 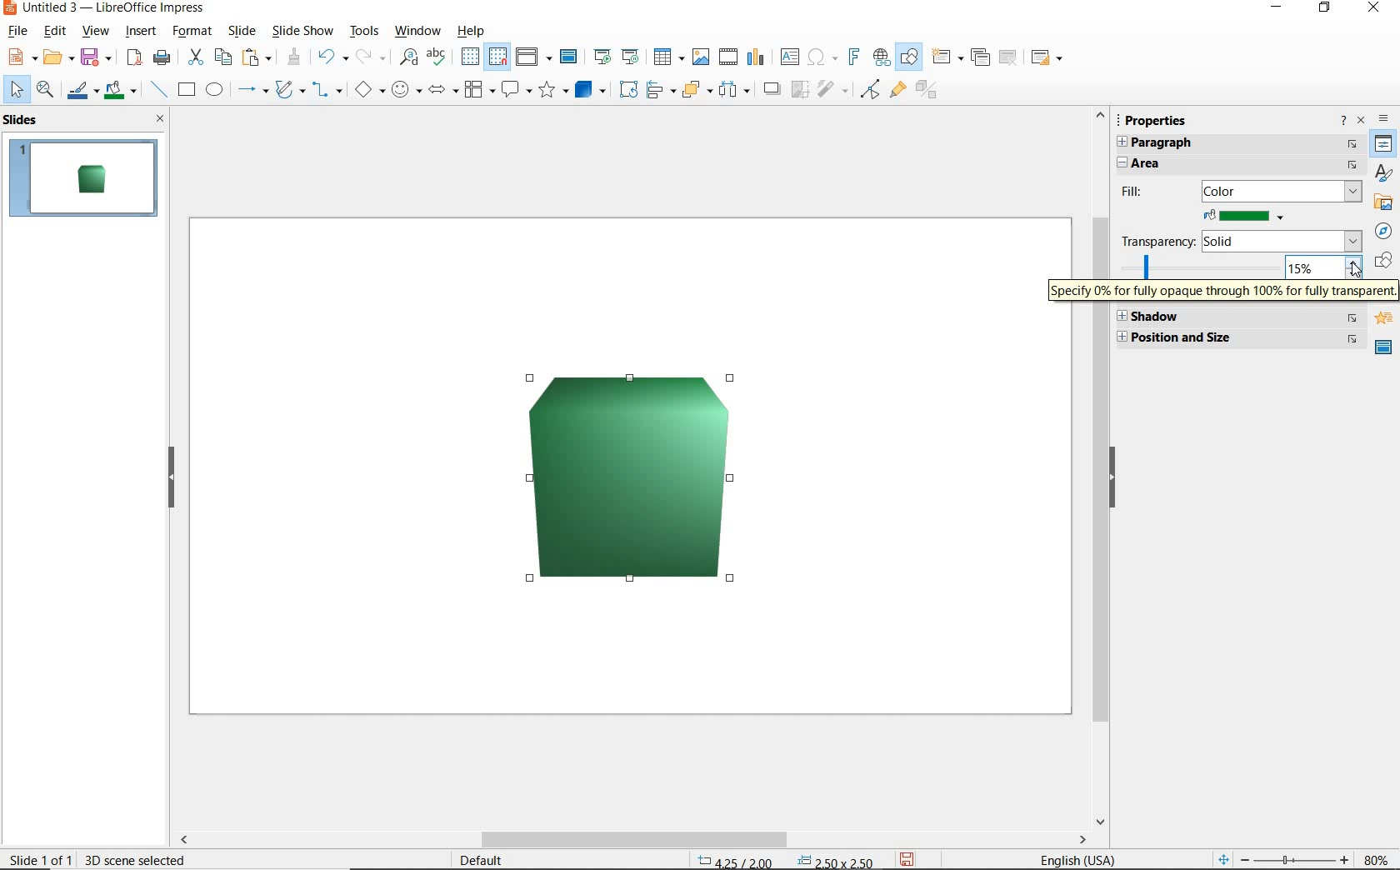 I want to click on ZOOM OUT OR ZOOM IN, so click(x=1280, y=858).